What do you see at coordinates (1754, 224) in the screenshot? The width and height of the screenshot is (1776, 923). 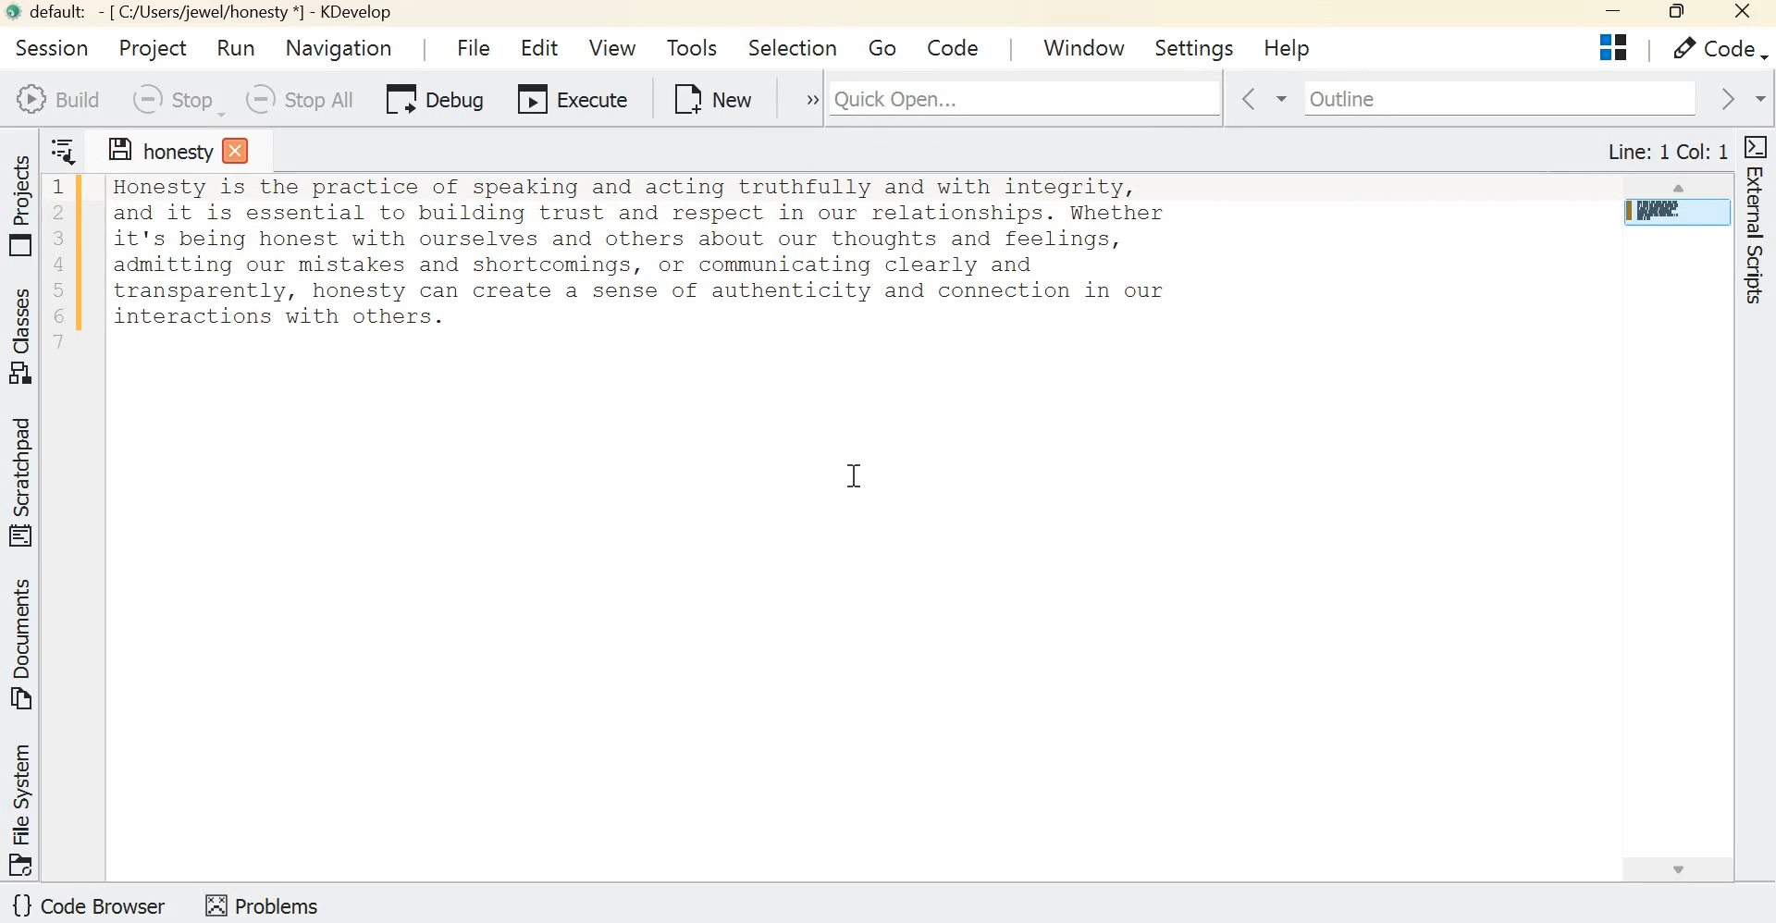 I see `Toggle 'External scripts' tool view` at bounding box center [1754, 224].